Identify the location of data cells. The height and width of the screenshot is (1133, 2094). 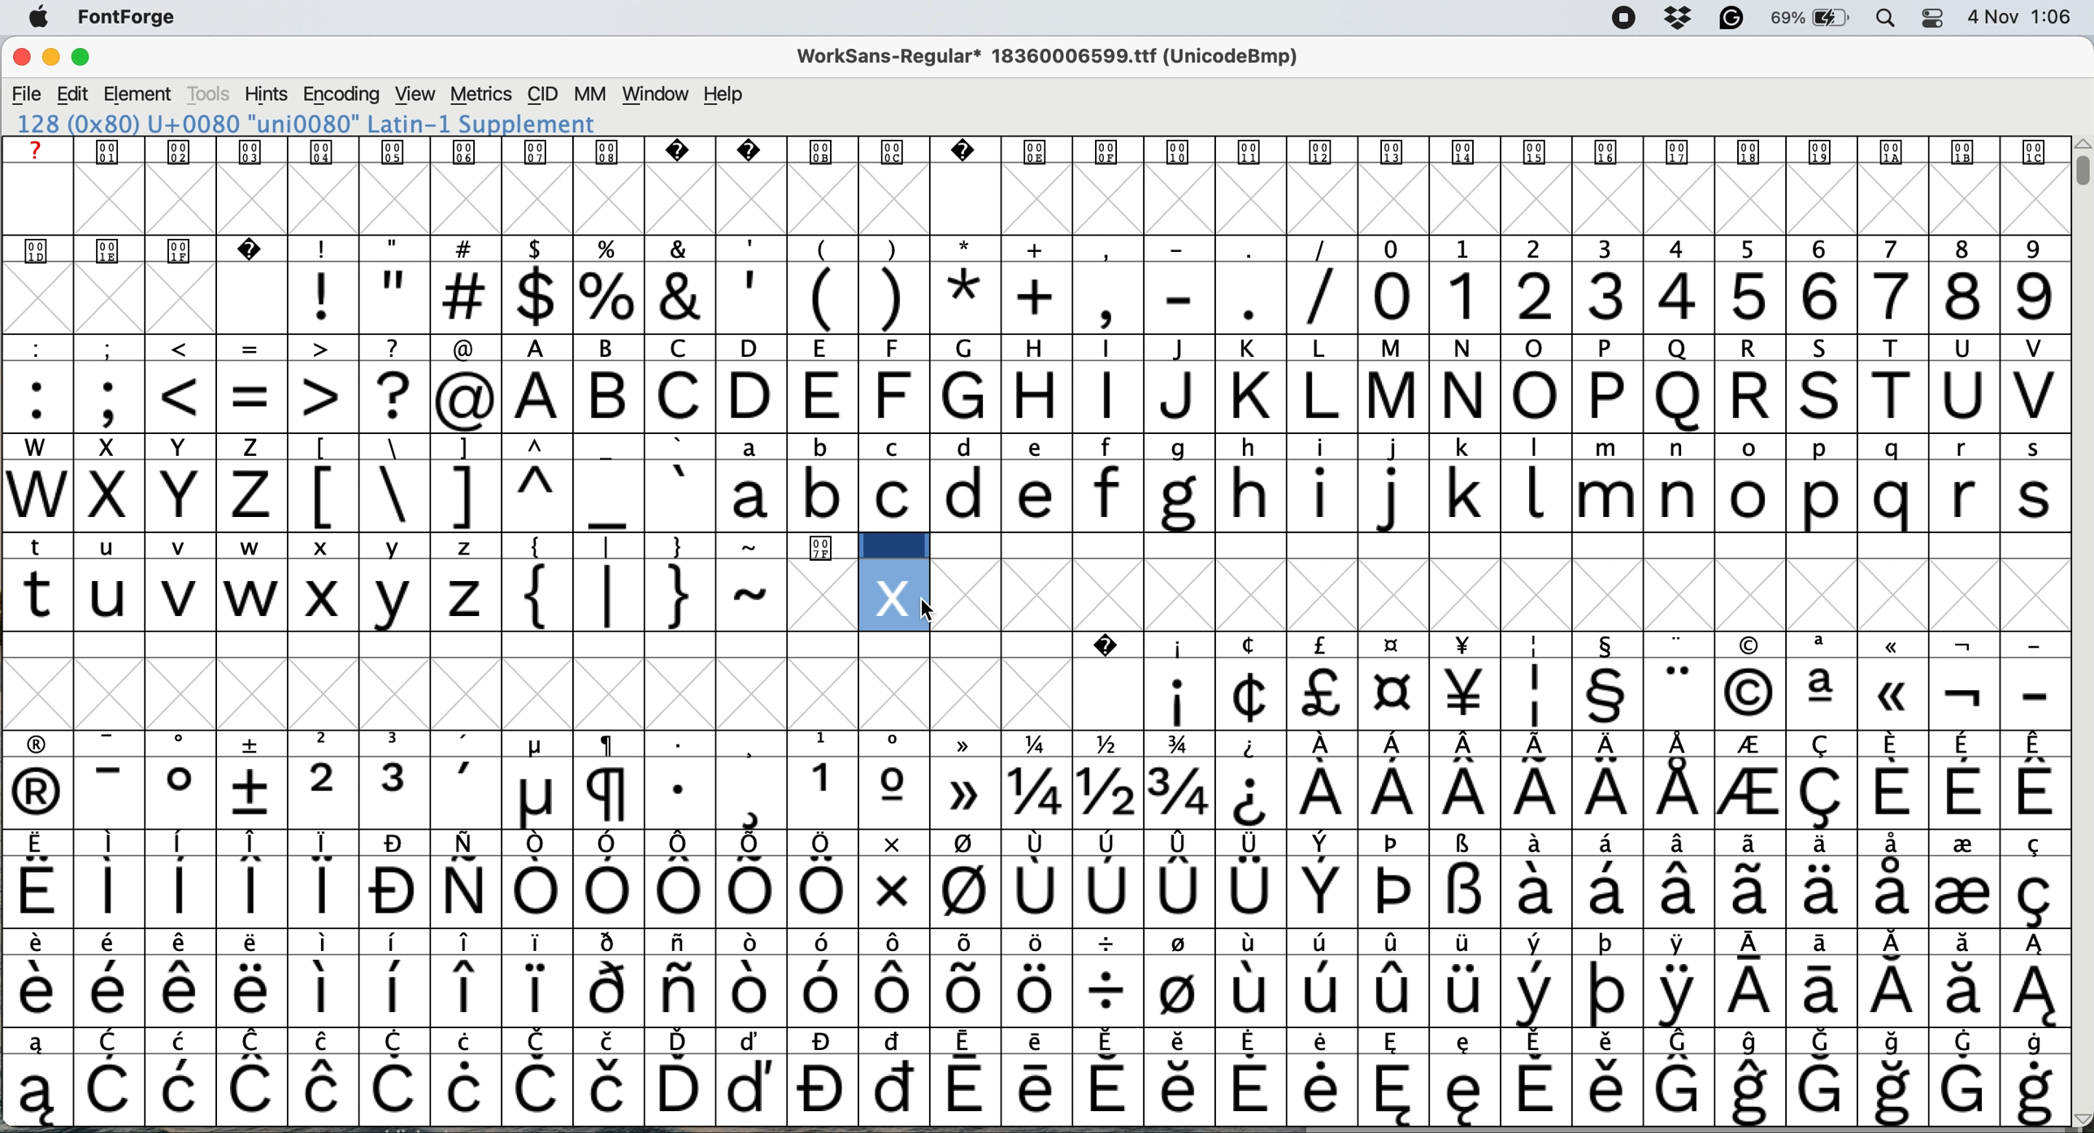
(1458, 545).